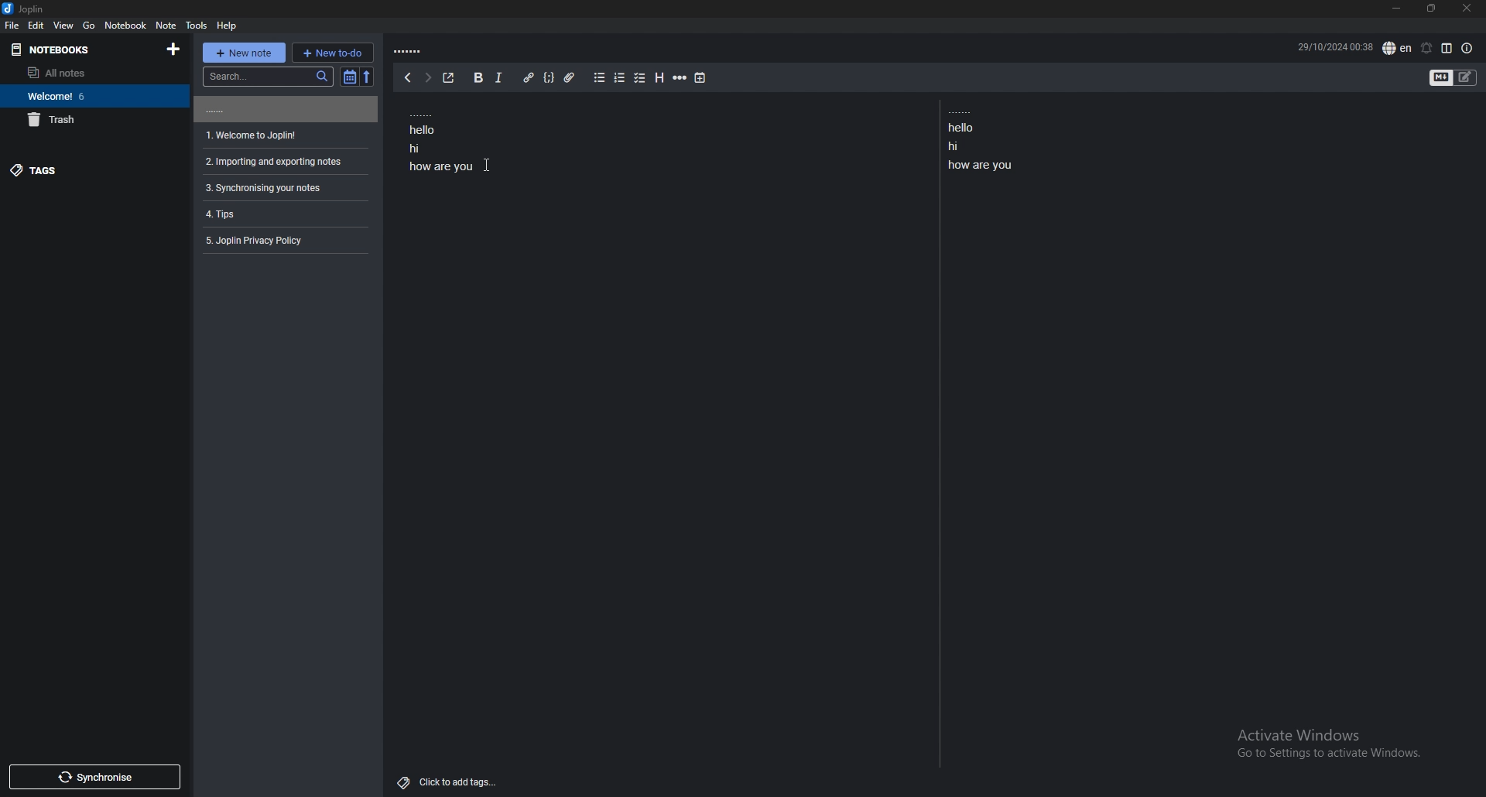 Image resolution: width=1486 pixels, height=797 pixels. What do you see at coordinates (443, 139) in the screenshot?
I see `note text` at bounding box center [443, 139].